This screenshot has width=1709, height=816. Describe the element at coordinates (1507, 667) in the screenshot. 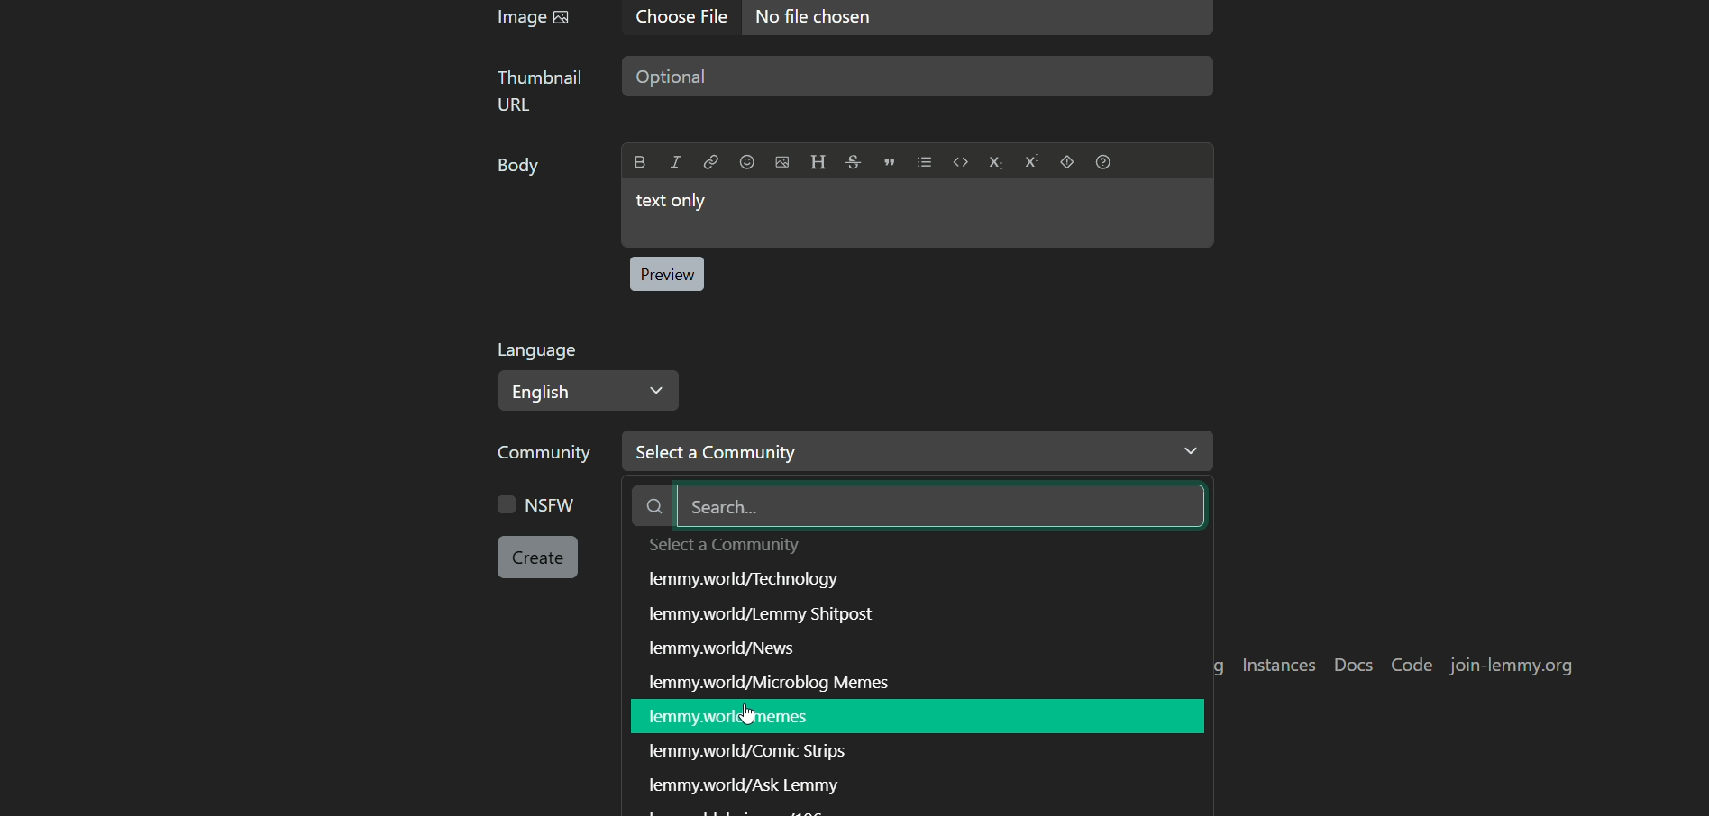

I see `join-lemmy.org` at that location.